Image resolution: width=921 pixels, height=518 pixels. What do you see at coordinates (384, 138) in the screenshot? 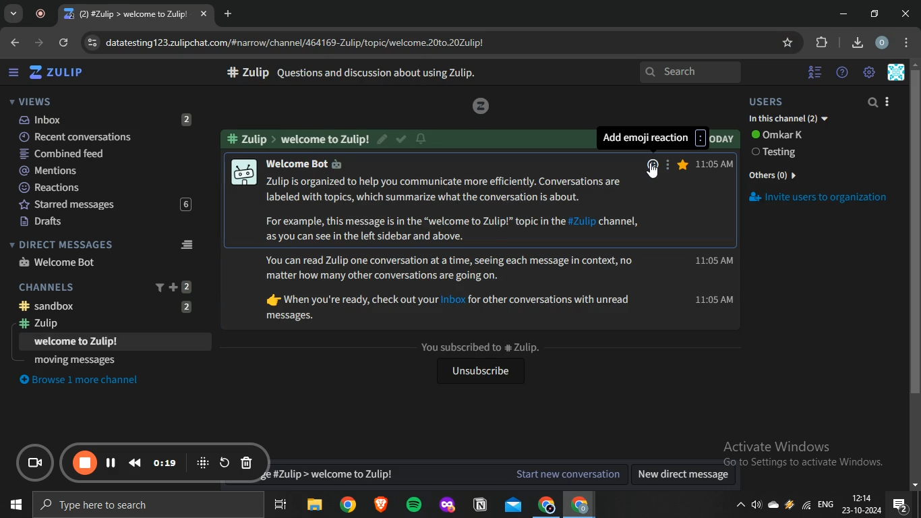
I see `edit` at bounding box center [384, 138].